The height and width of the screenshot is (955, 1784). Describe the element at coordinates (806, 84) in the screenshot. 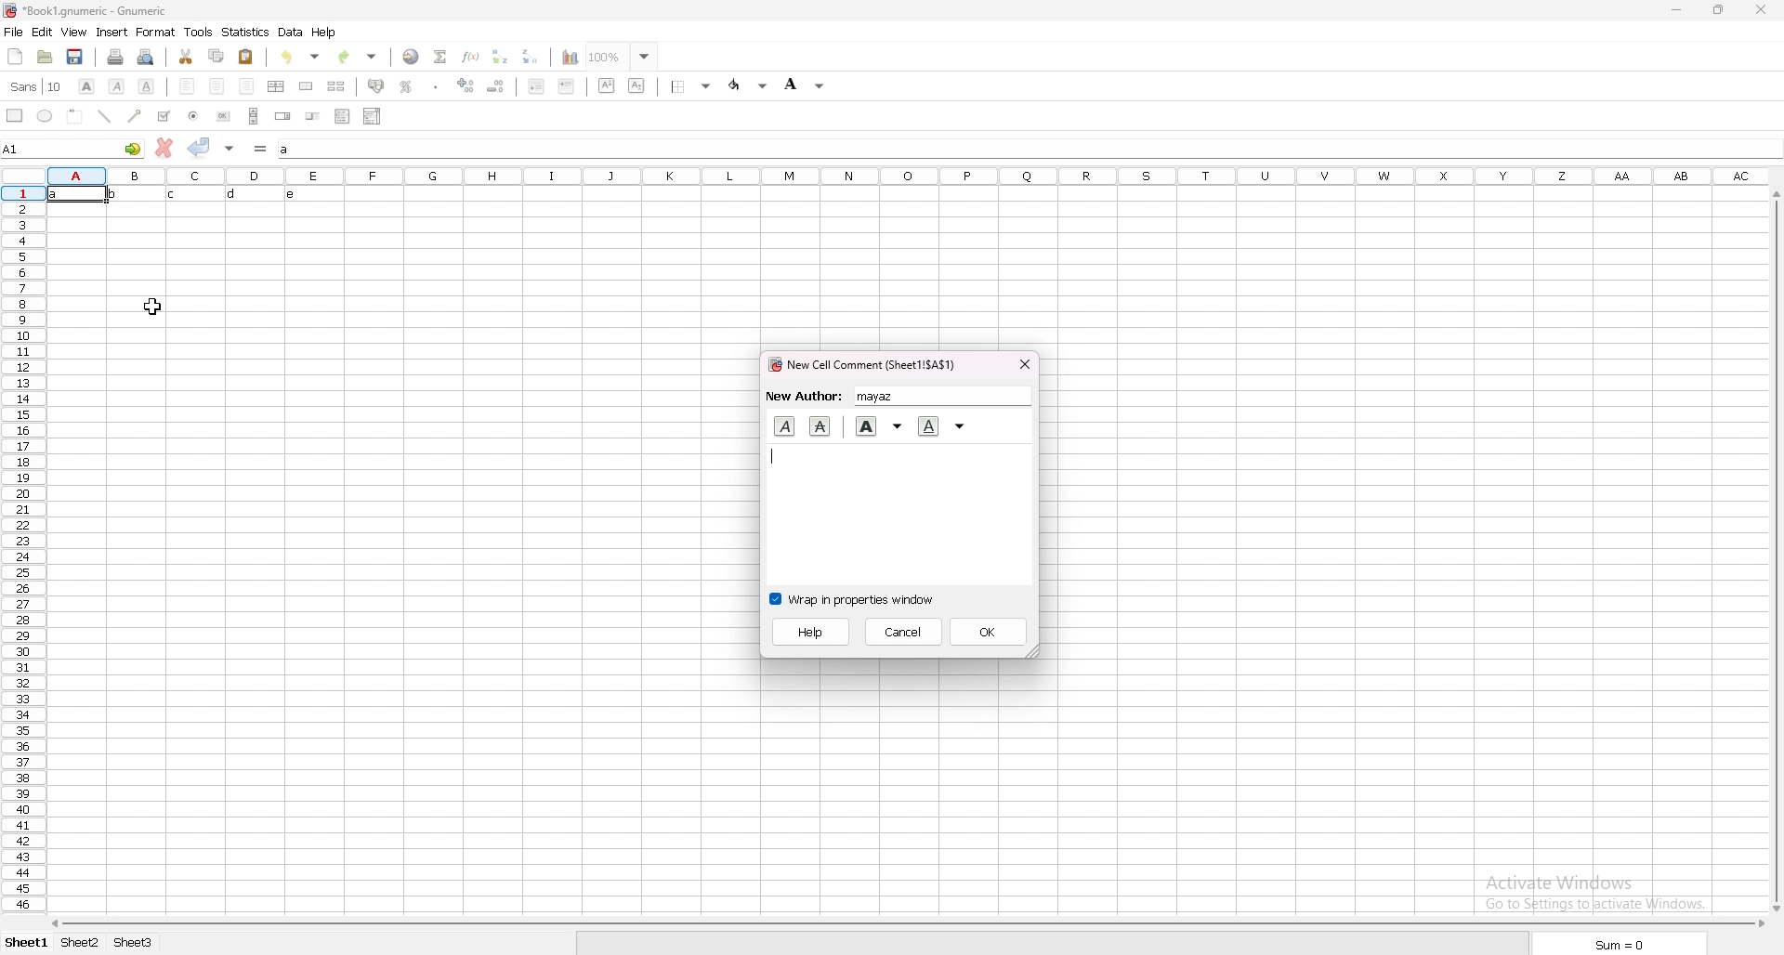

I see `background` at that location.